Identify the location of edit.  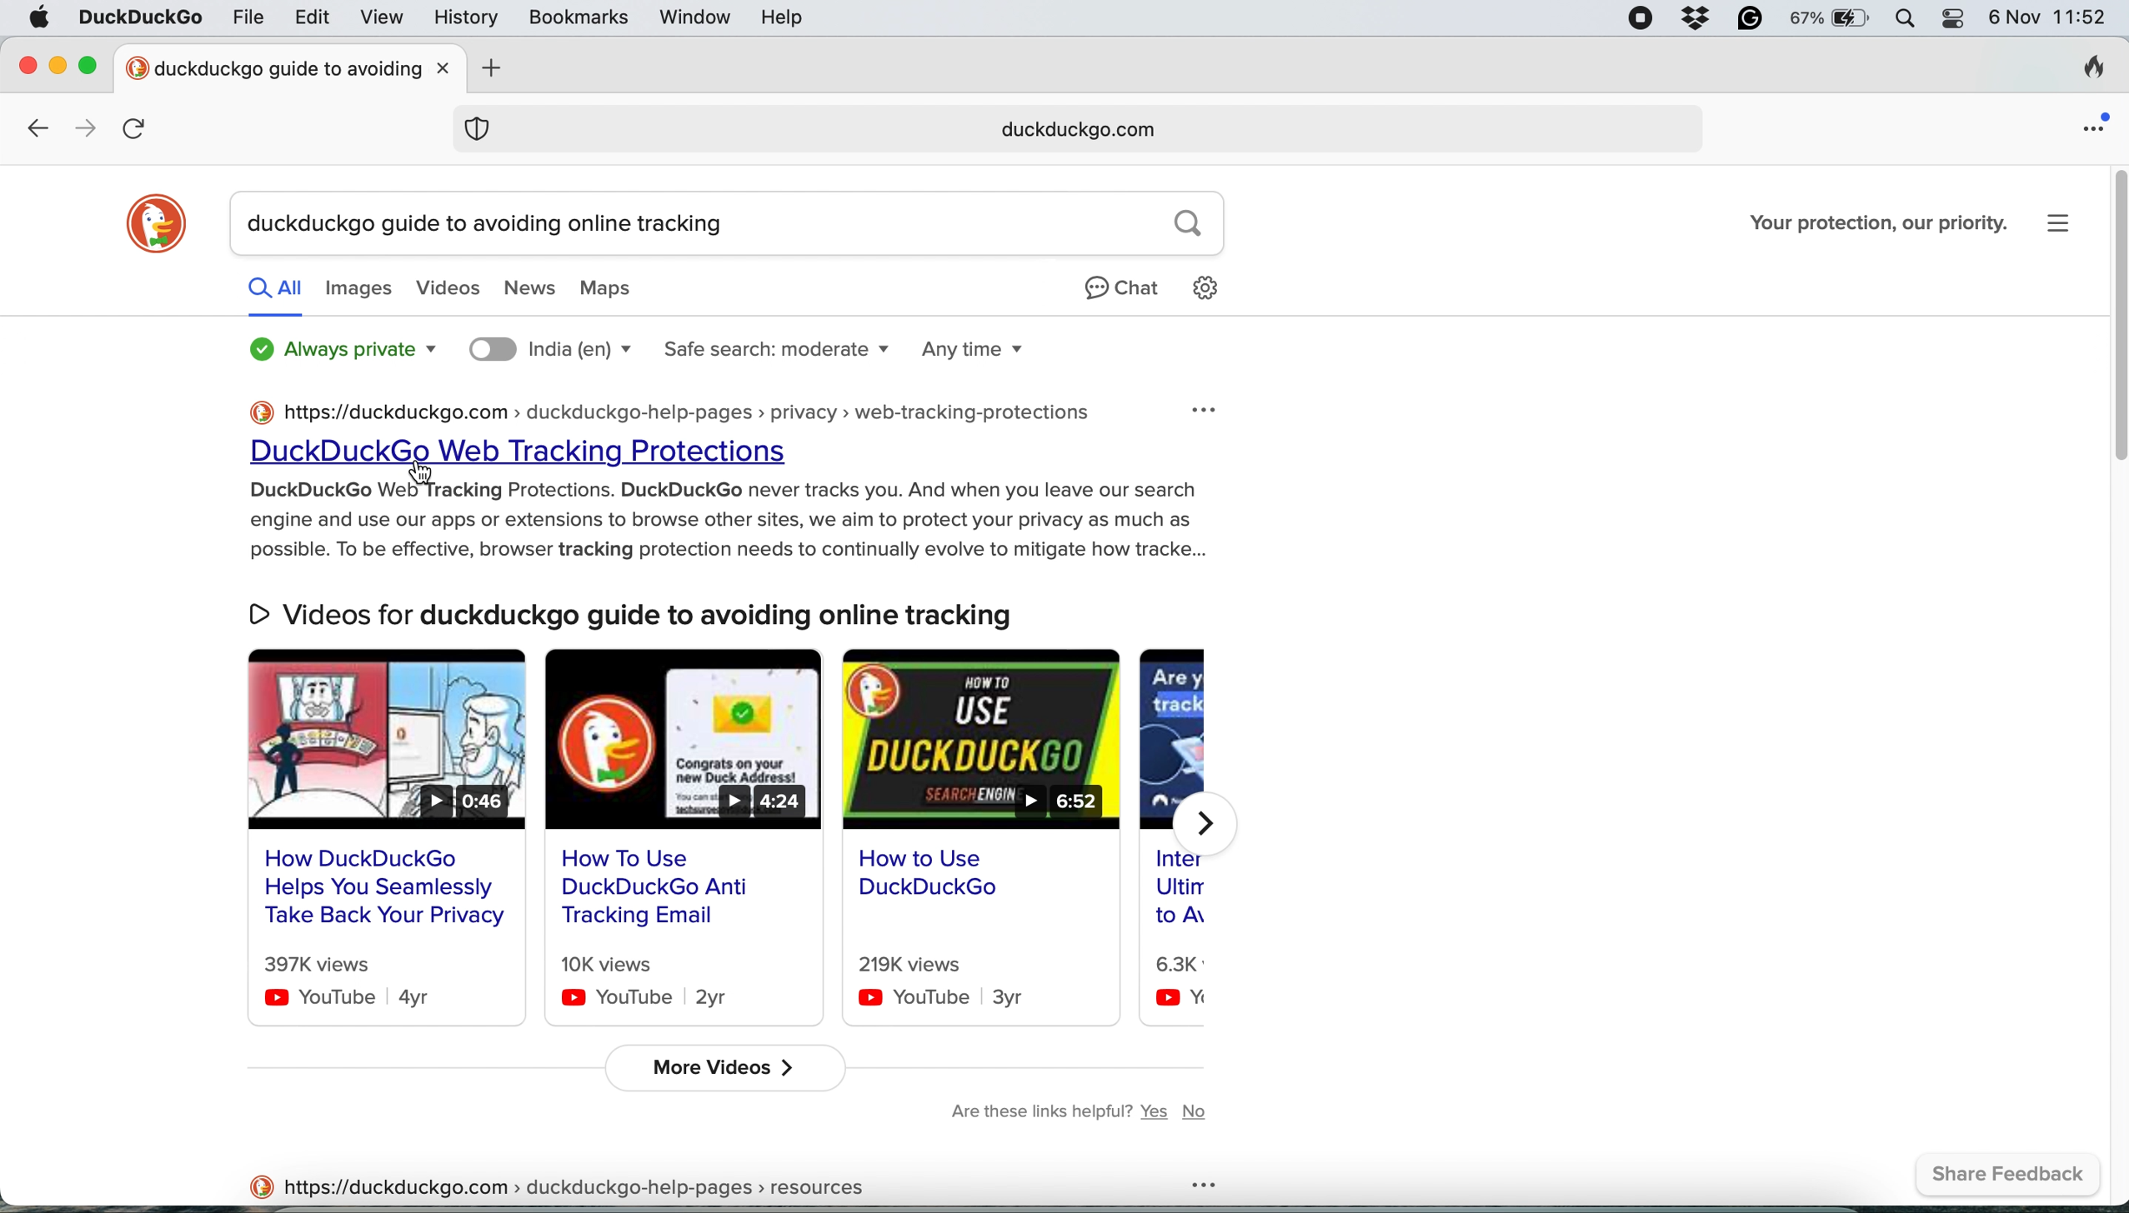
(310, 17).